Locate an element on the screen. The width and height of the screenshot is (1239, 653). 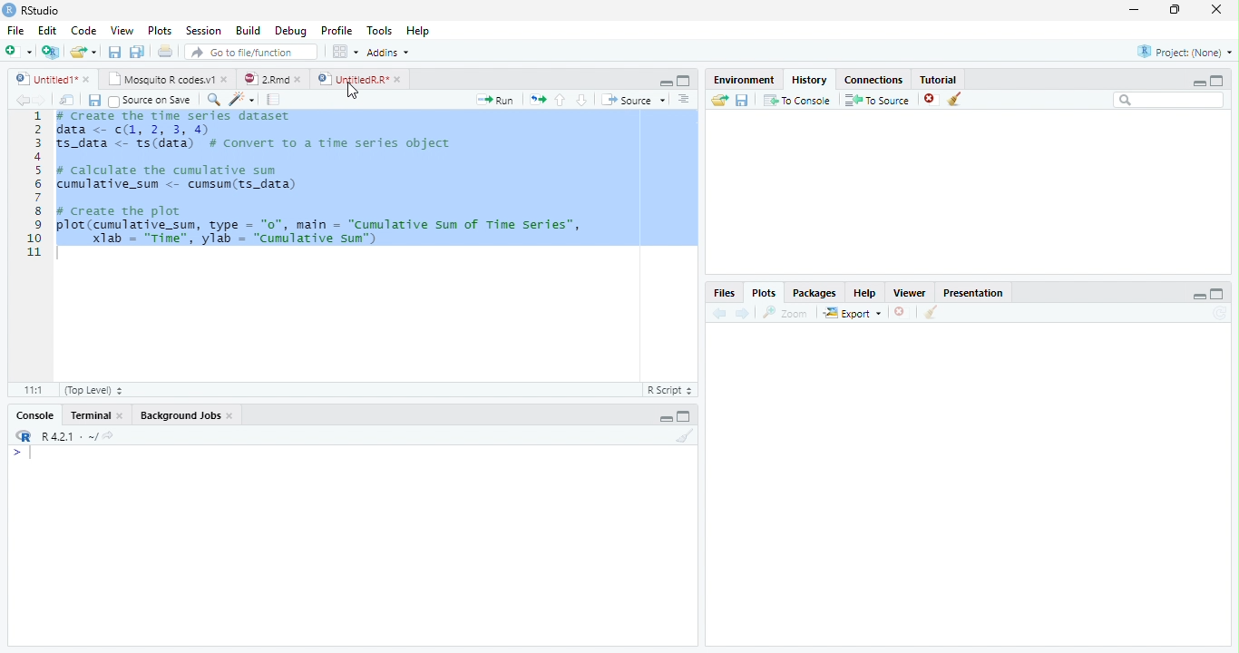
Tools is located at coordinates (379, 32).